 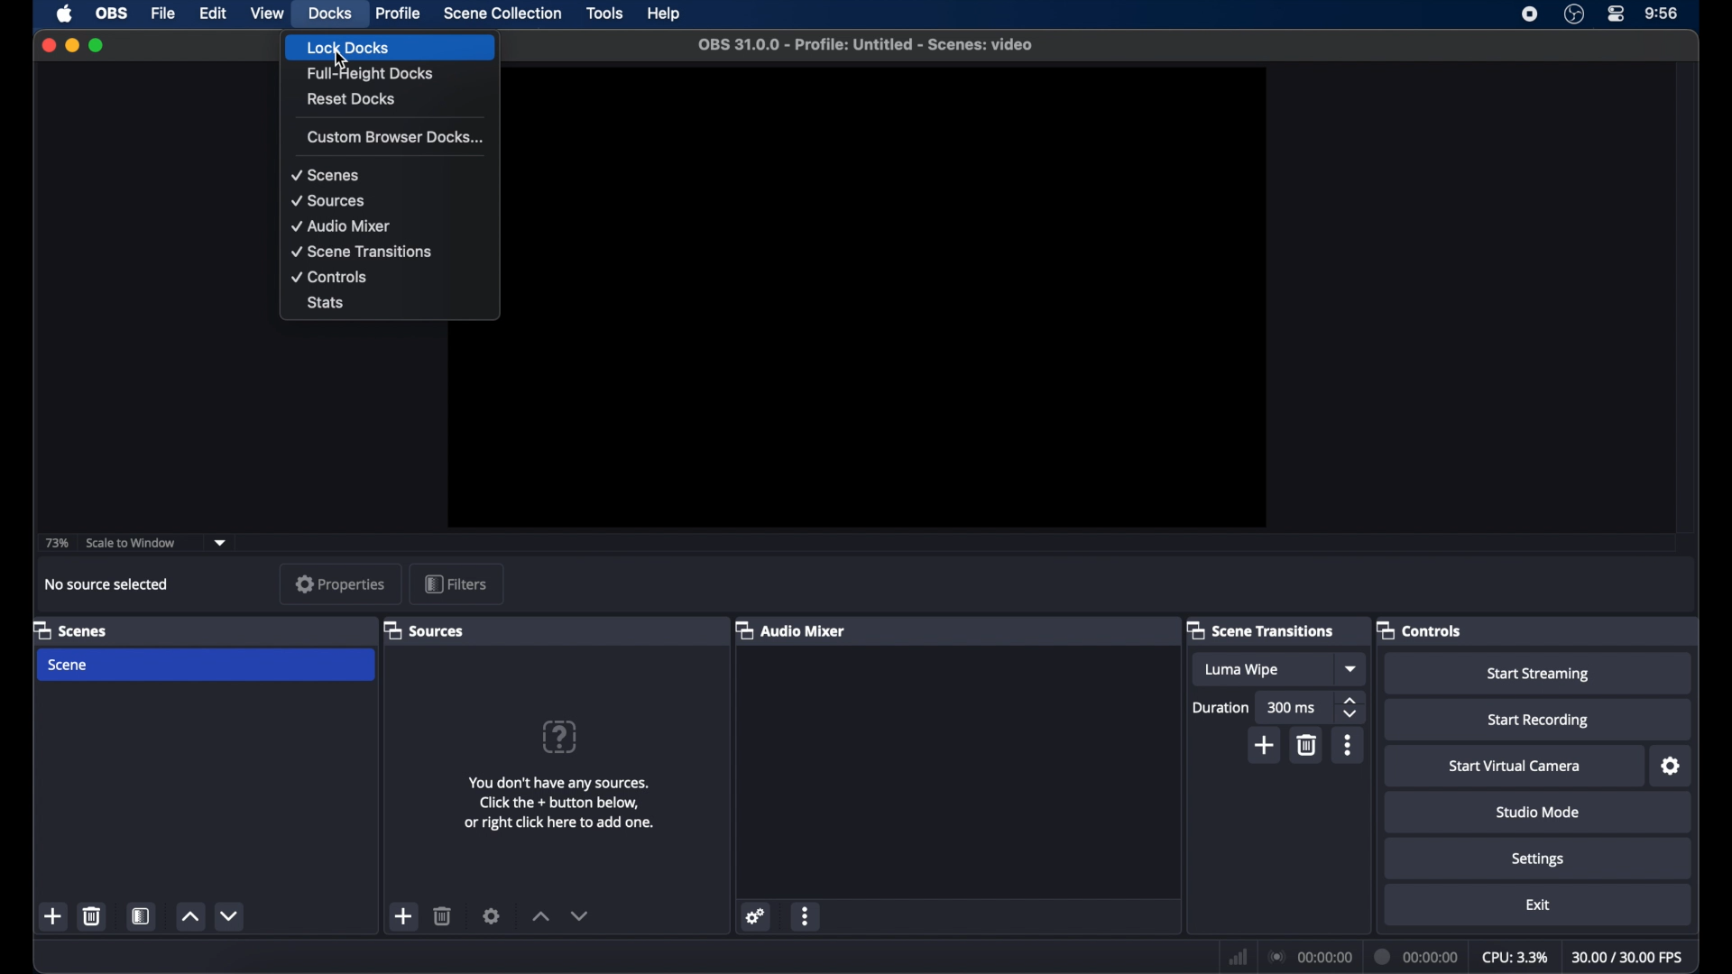 What do you see at coordinates (806, 915) in the screenshot?
I see `more options` at bounding box center [806, 915].